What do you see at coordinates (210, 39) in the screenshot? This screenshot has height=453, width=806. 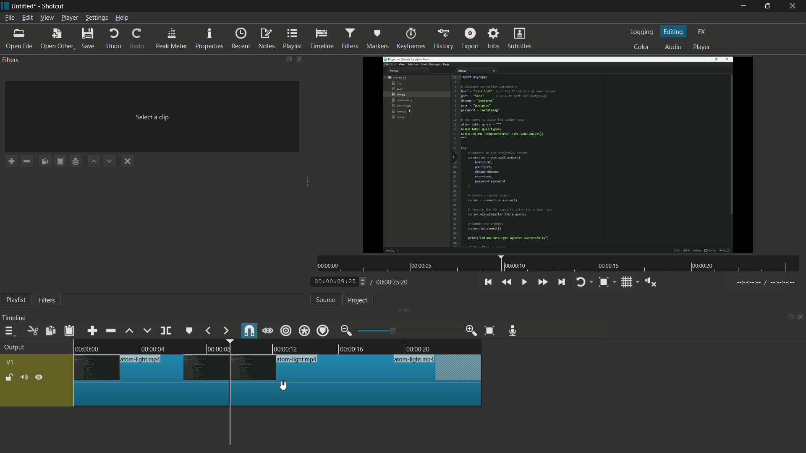 I see `properties` at bounding box center [210, 39].